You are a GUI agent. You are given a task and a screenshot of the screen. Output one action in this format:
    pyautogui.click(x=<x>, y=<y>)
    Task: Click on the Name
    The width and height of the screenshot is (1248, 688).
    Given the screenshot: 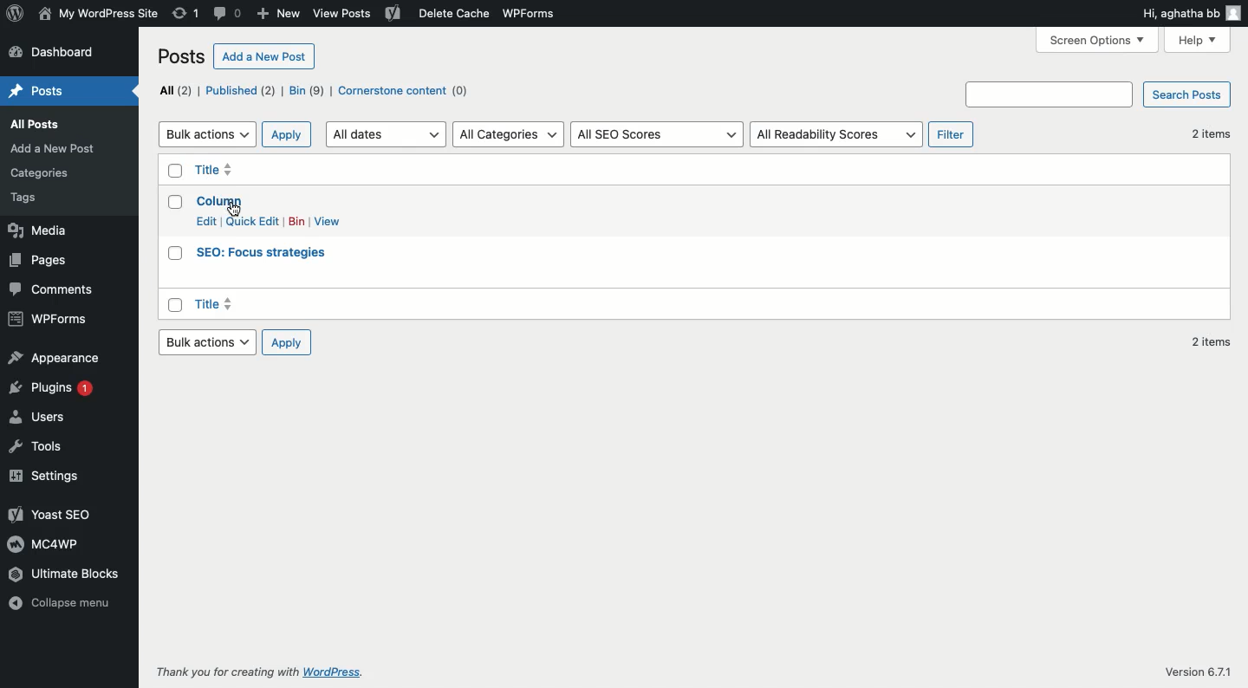 What is the action you would take?
    pyautogui.click(x=98, y=15)
    